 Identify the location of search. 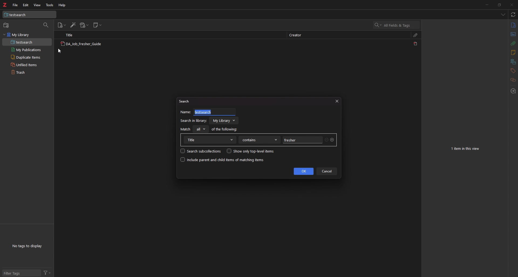
(186, 101).